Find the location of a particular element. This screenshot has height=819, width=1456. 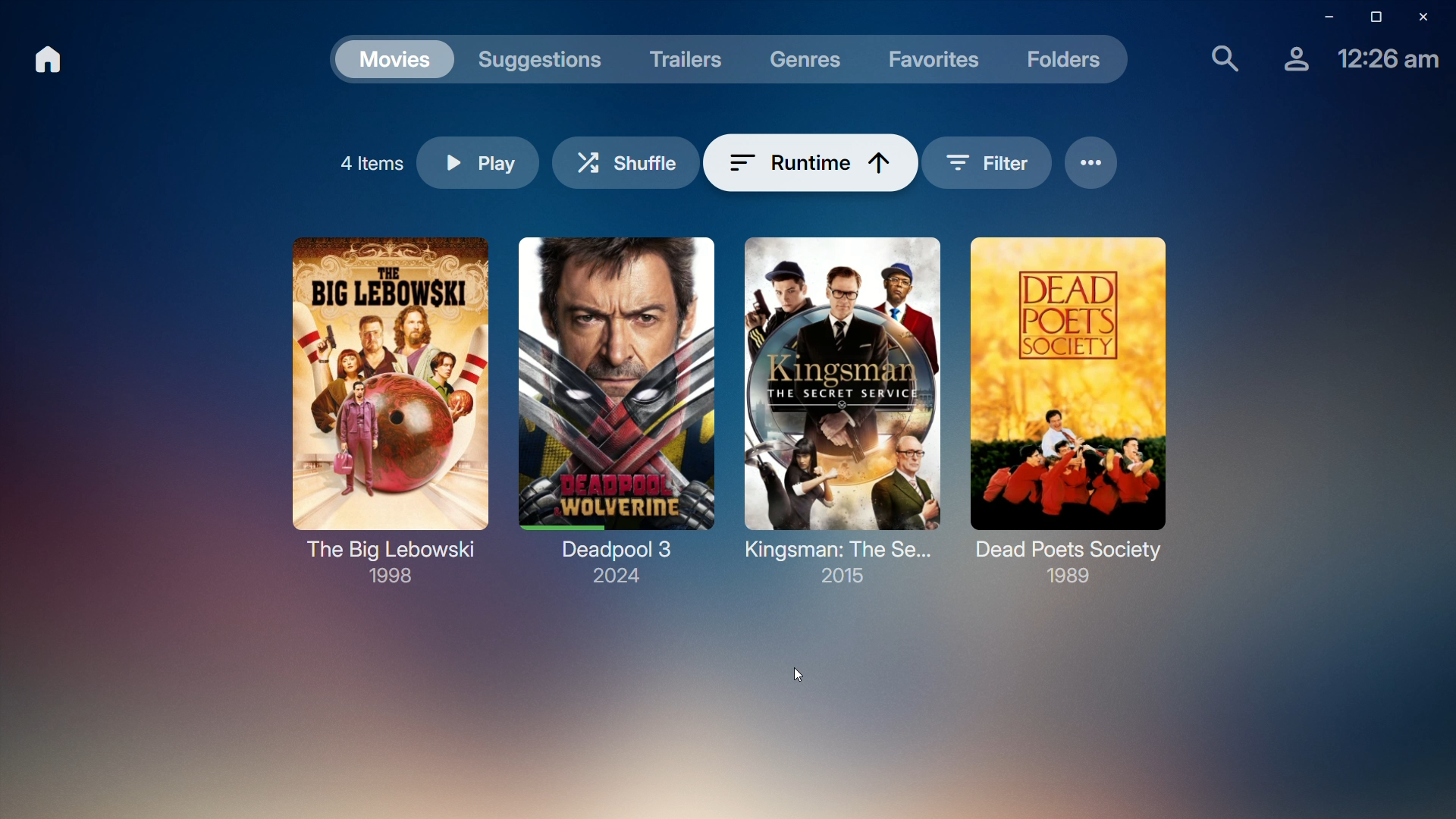

Trailers is located at coordinates (686, 57).